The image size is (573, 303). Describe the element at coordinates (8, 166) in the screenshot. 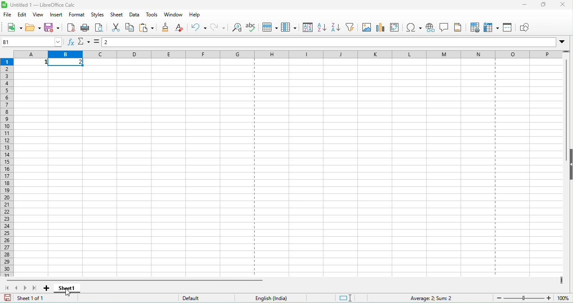

I see `rows` at that location.